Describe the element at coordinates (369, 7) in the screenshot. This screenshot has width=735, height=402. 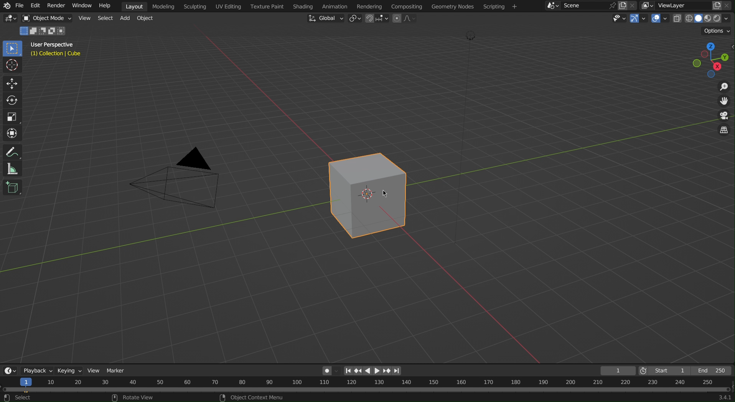
I see `Rendering` at that location.